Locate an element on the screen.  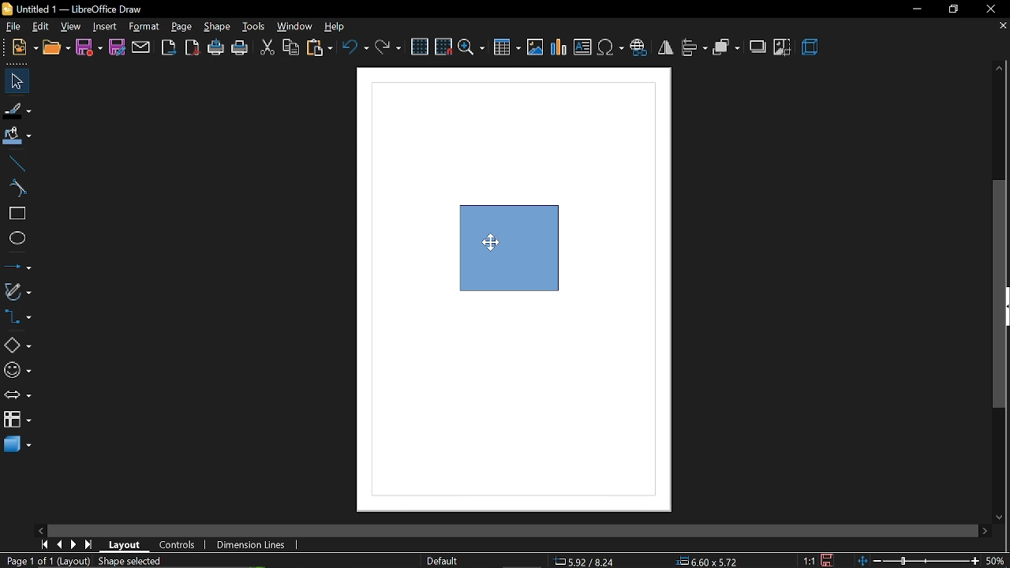
lines and arrows is located at coordinates (18, 267).